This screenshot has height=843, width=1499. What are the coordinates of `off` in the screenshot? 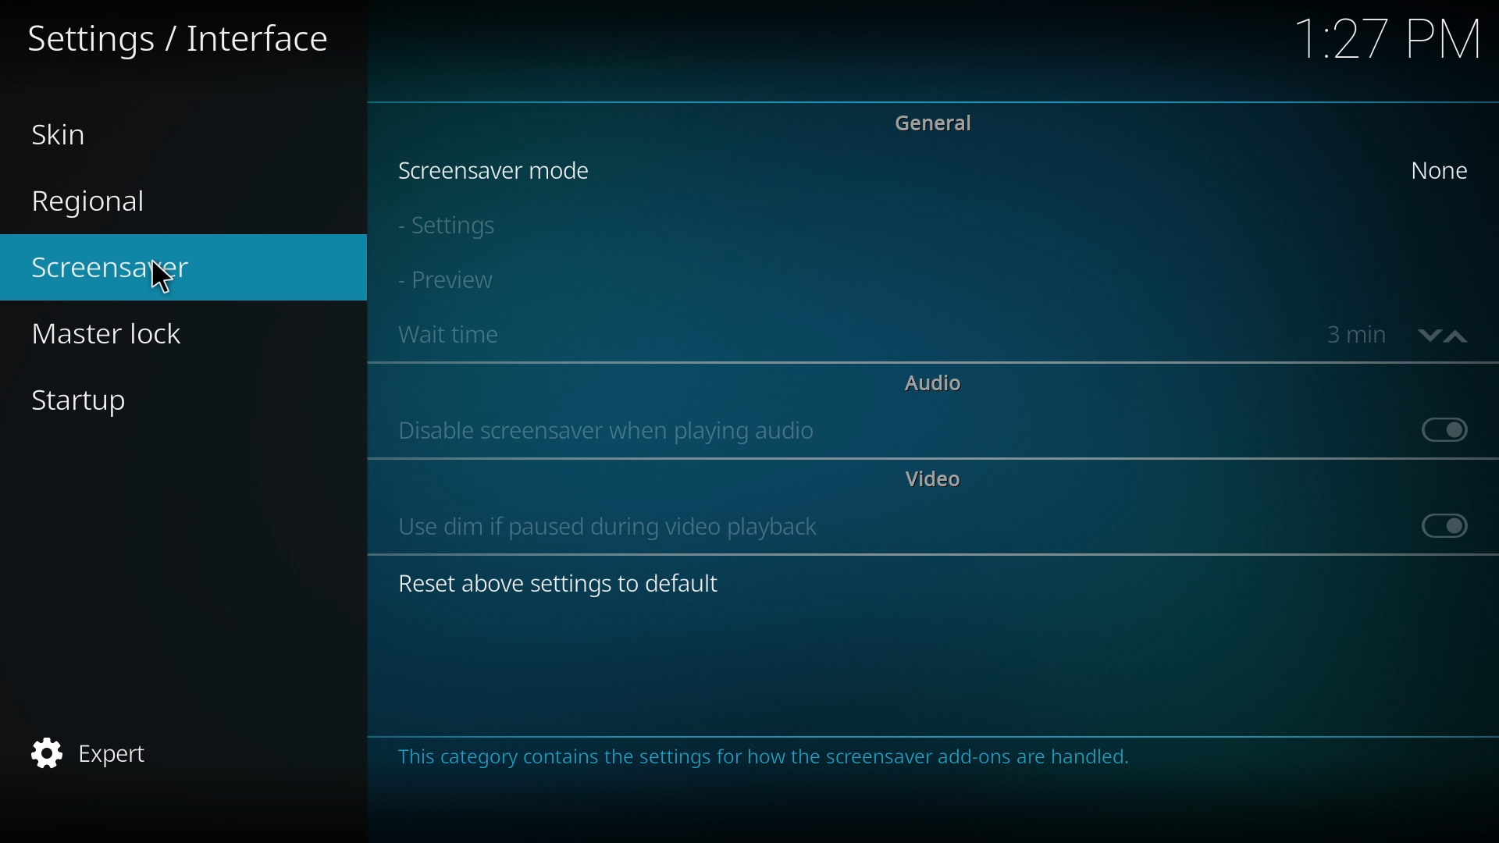 It's located at (1444, 429).